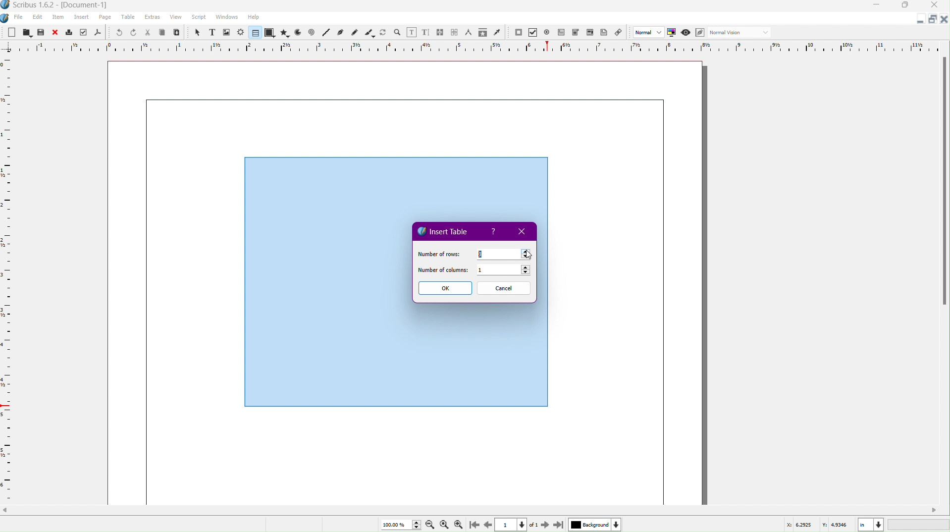  I want to click on Select Item, so click(197, 32).